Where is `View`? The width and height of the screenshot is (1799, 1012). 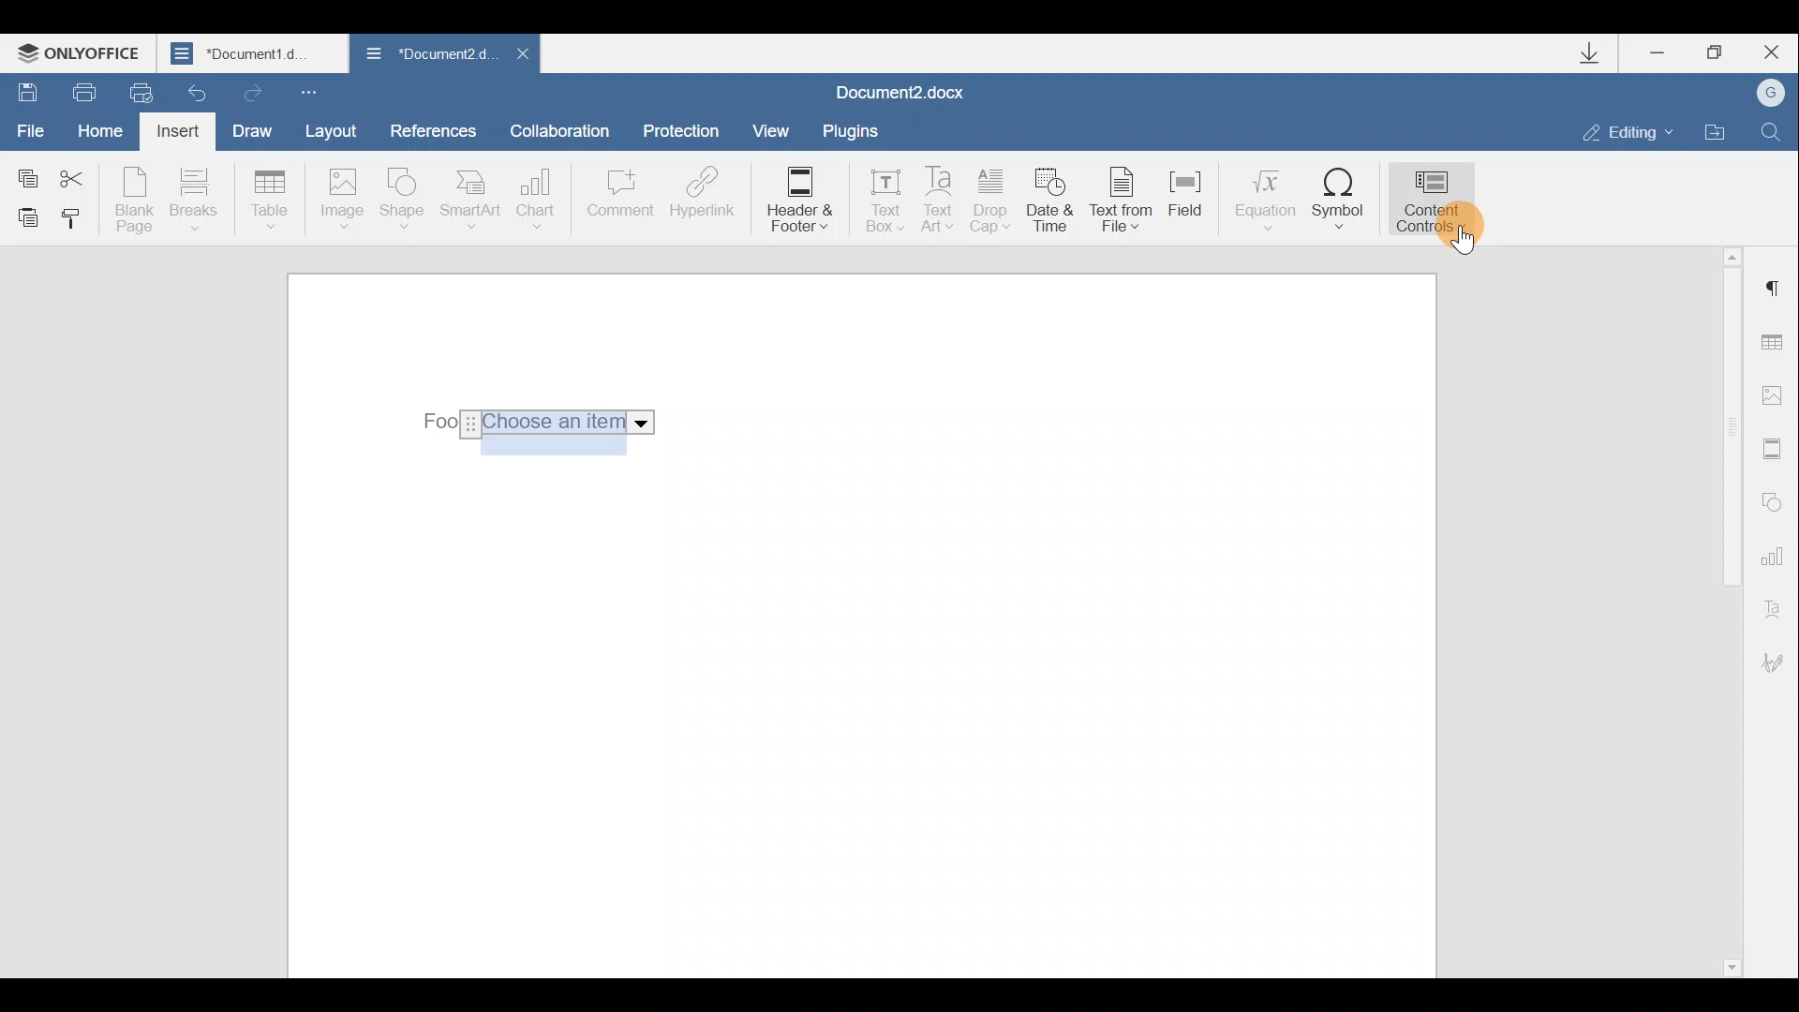
View is located at coordinates (772, 129).